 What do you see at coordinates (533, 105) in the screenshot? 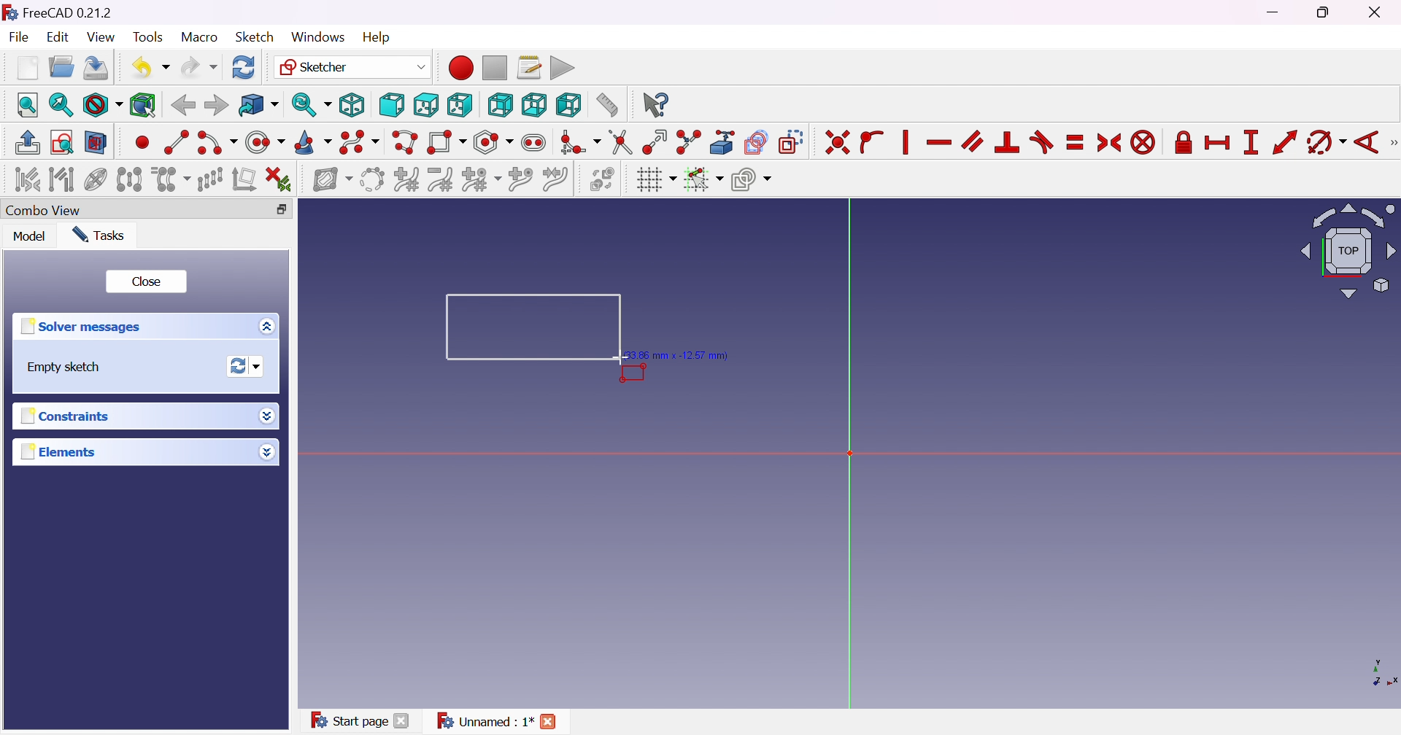
I see `Bottom` at bounding box center [533, 105].